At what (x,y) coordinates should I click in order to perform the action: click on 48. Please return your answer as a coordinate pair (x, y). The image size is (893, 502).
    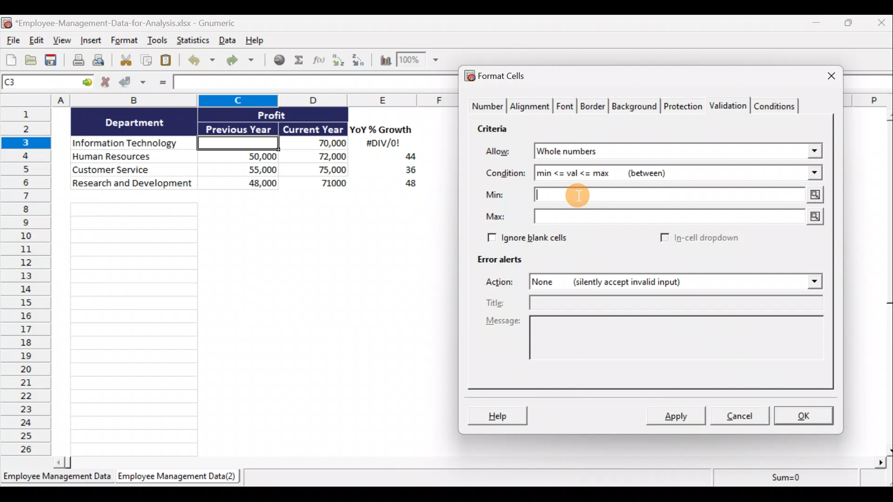
    Looking at the image, I should click on (406, 185).